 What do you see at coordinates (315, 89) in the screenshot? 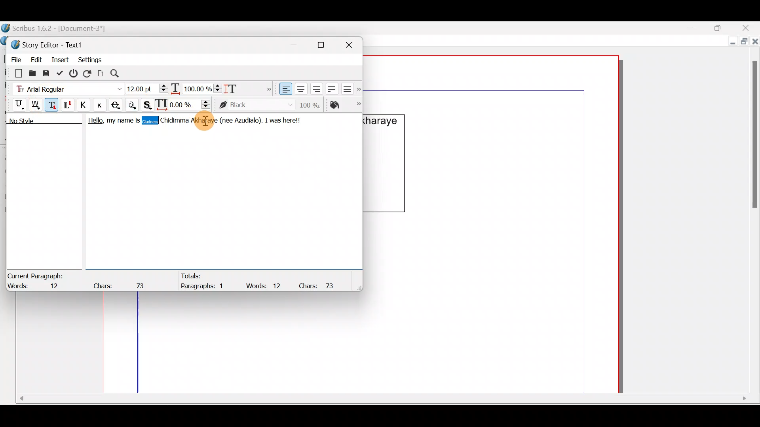
I see `Align text right` at bounding box center [315, 89].